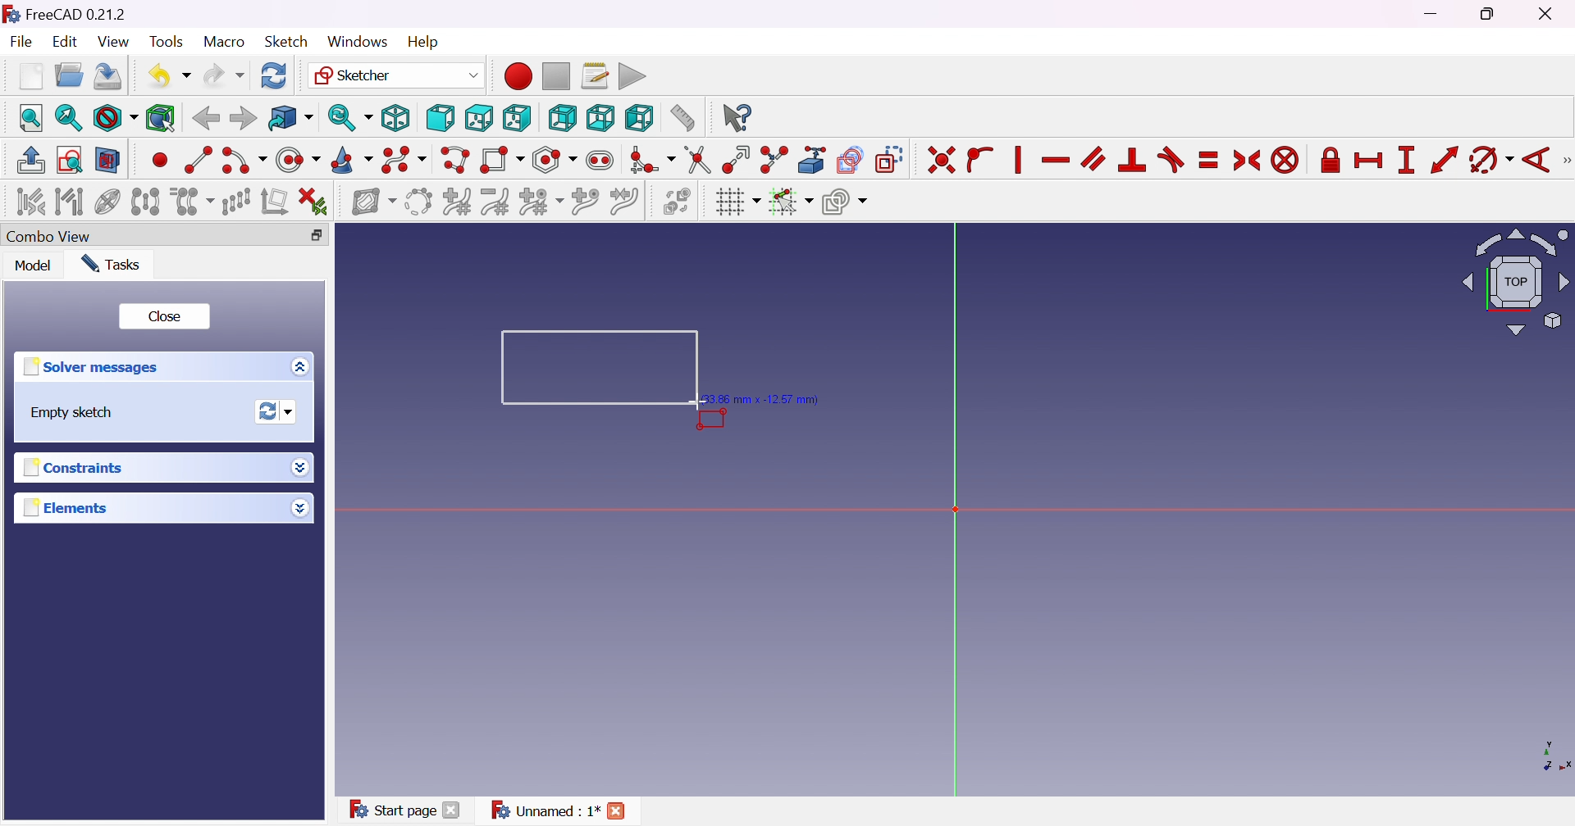 The image size is (1575, 826). What do you see at coordinates (789, 202) in the screenshot?
I see `Toggle snap` at bounding box center [789, 202].